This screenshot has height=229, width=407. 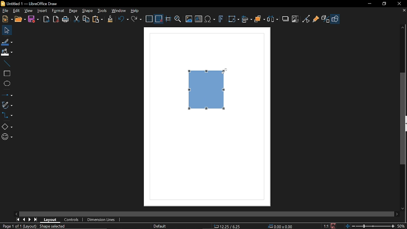 I want to click on Helplines while moving, so click(x=168, y=19).